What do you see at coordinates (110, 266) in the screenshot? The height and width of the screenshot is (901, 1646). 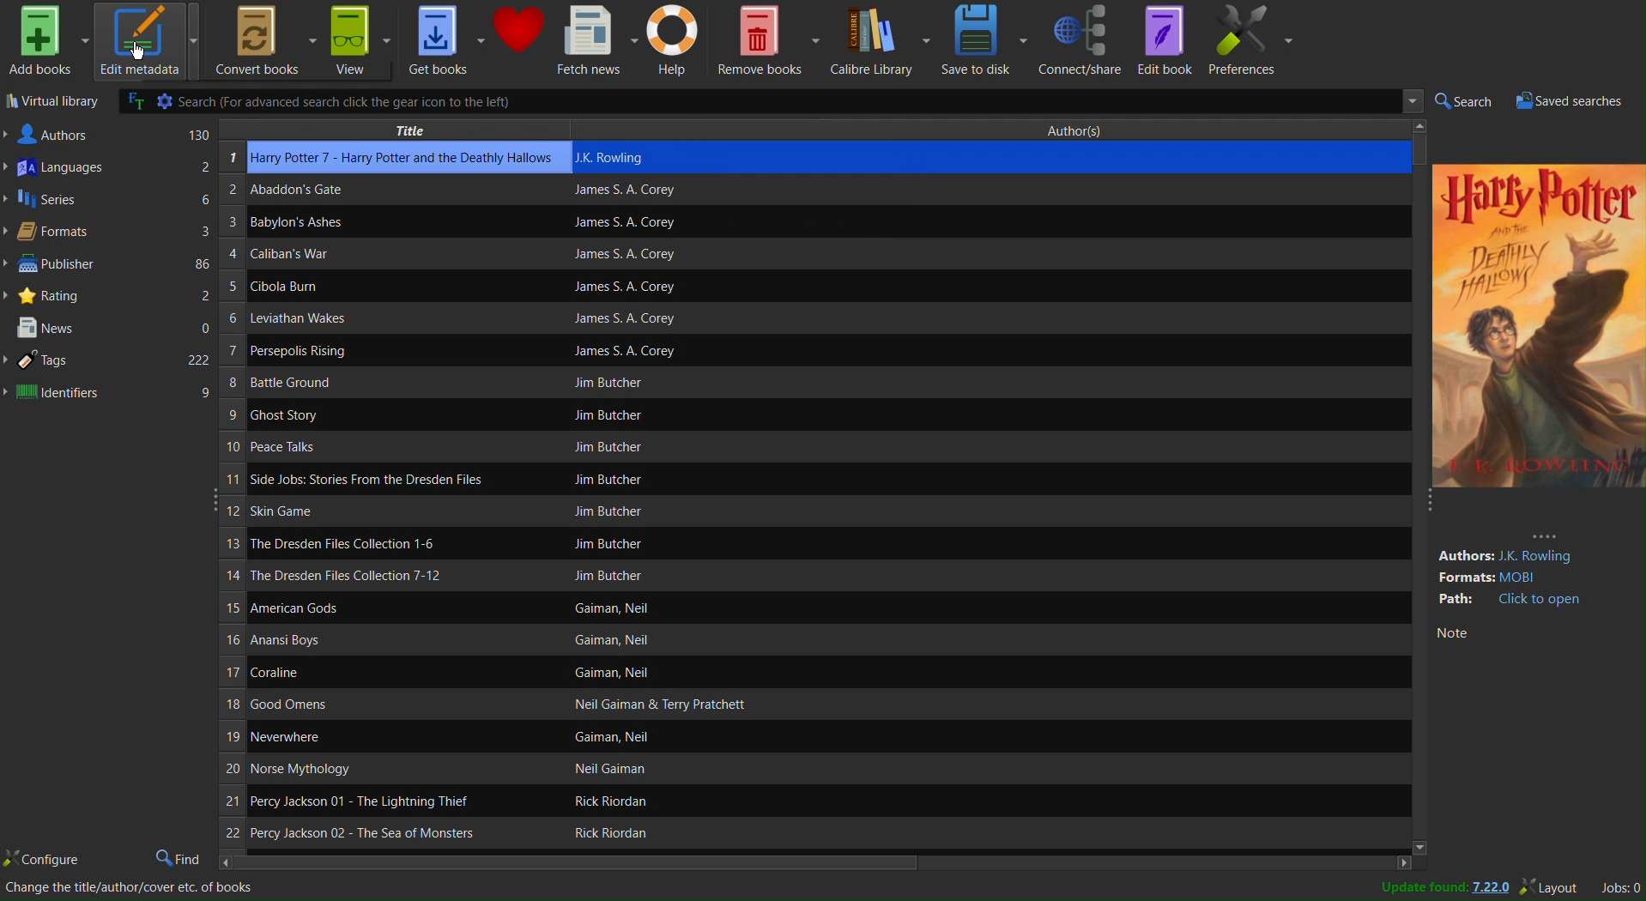 I see `Publisher` at bounding box center [110, 266].